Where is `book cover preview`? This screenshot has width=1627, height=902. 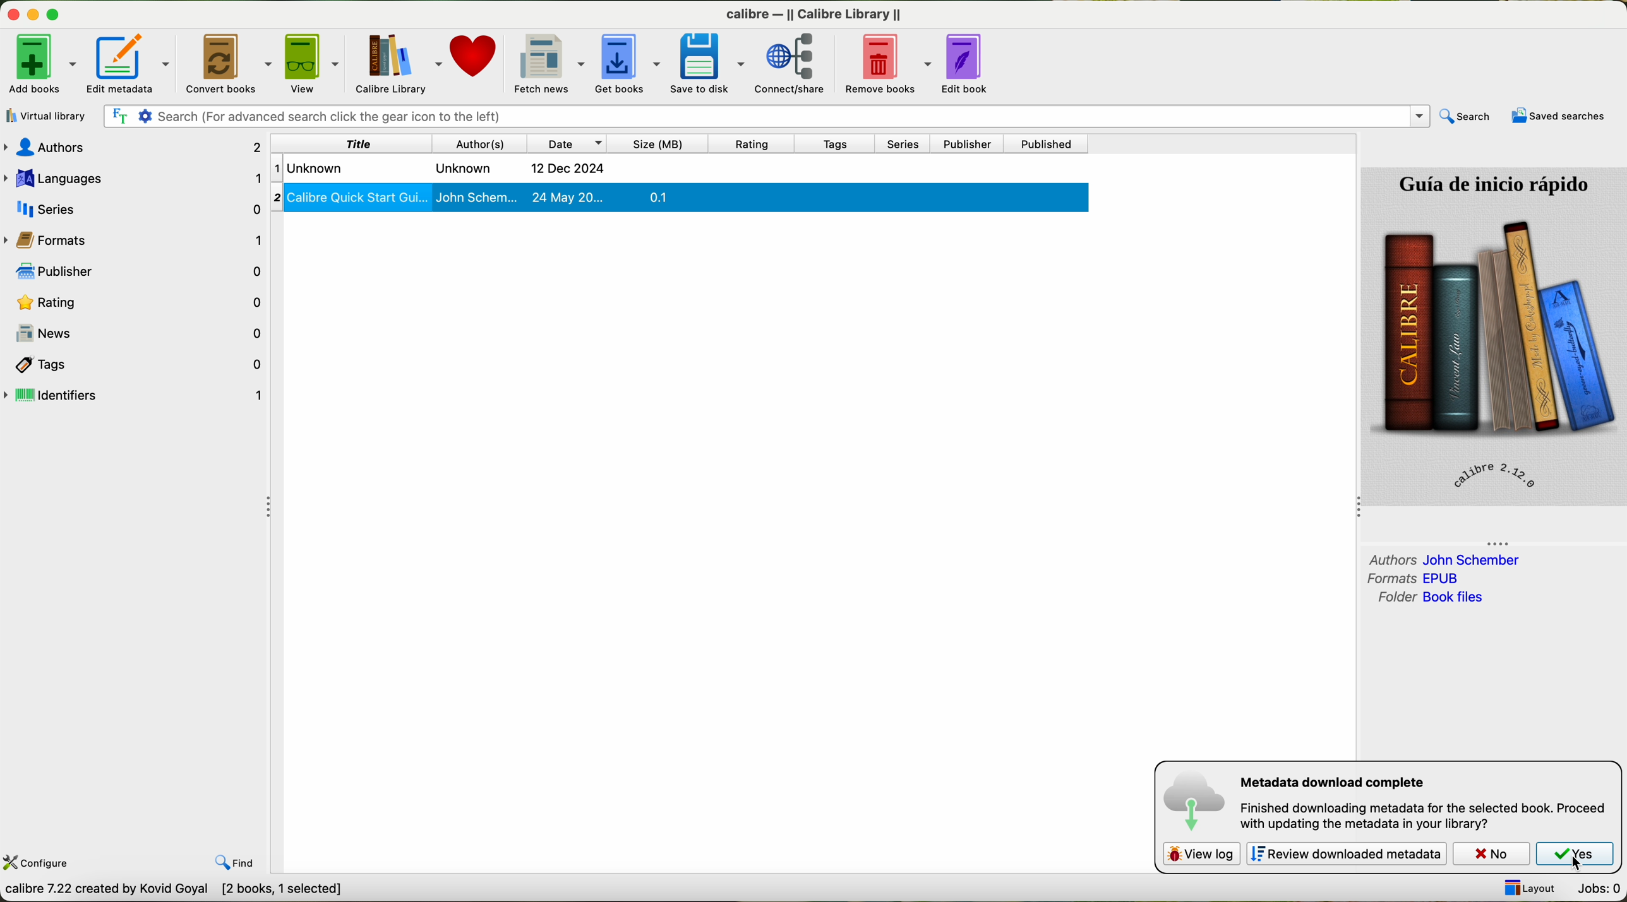 book cover preview is located at coordinates (1494, 336).